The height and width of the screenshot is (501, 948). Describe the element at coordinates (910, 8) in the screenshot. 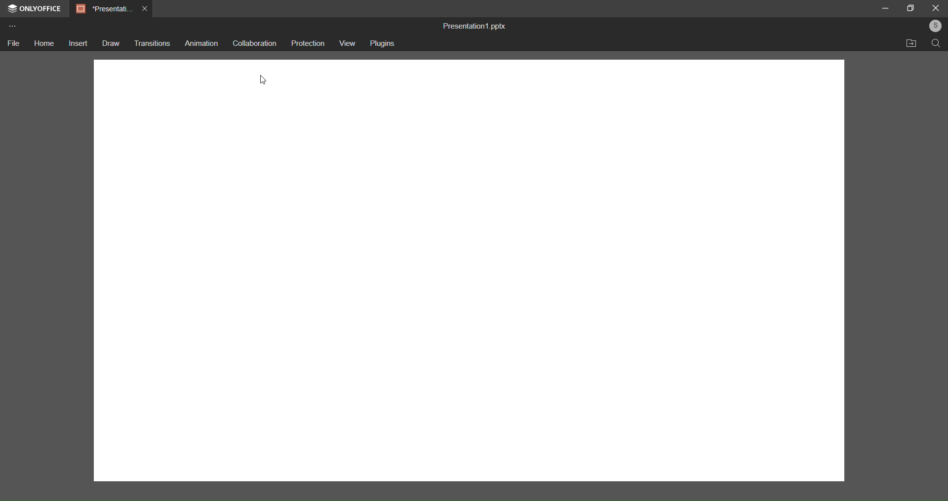

I see `maximize` at that location.